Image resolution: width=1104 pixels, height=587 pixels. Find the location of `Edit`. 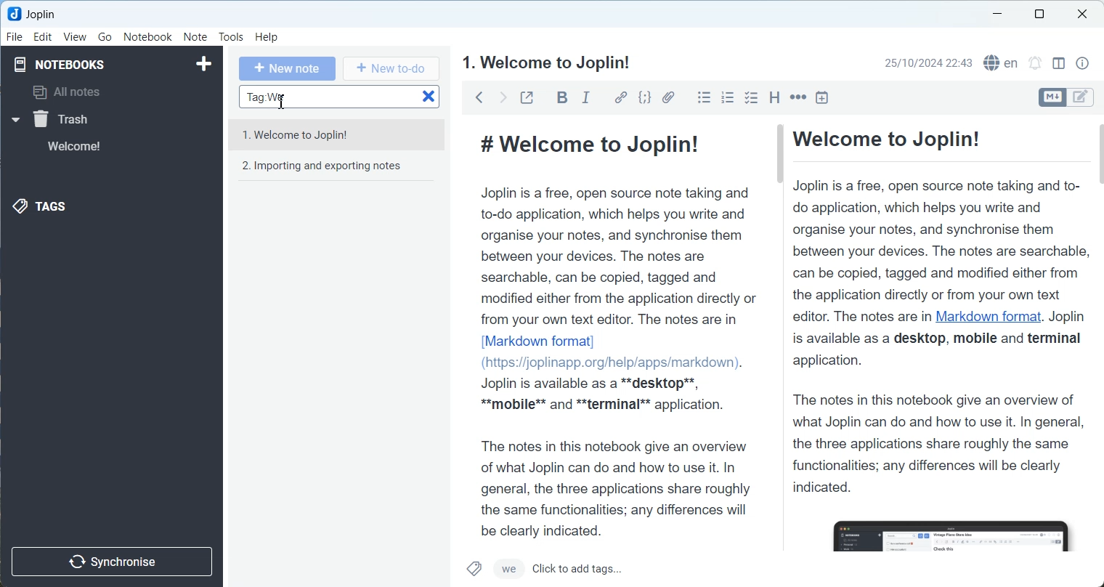

Edit is located at coordinates (44, 37).